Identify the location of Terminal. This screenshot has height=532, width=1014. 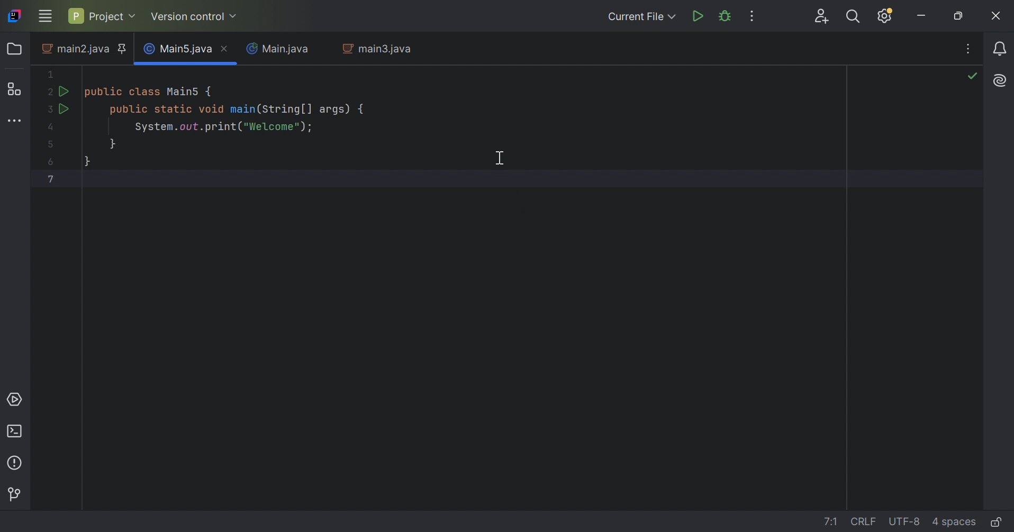
(15, 431).